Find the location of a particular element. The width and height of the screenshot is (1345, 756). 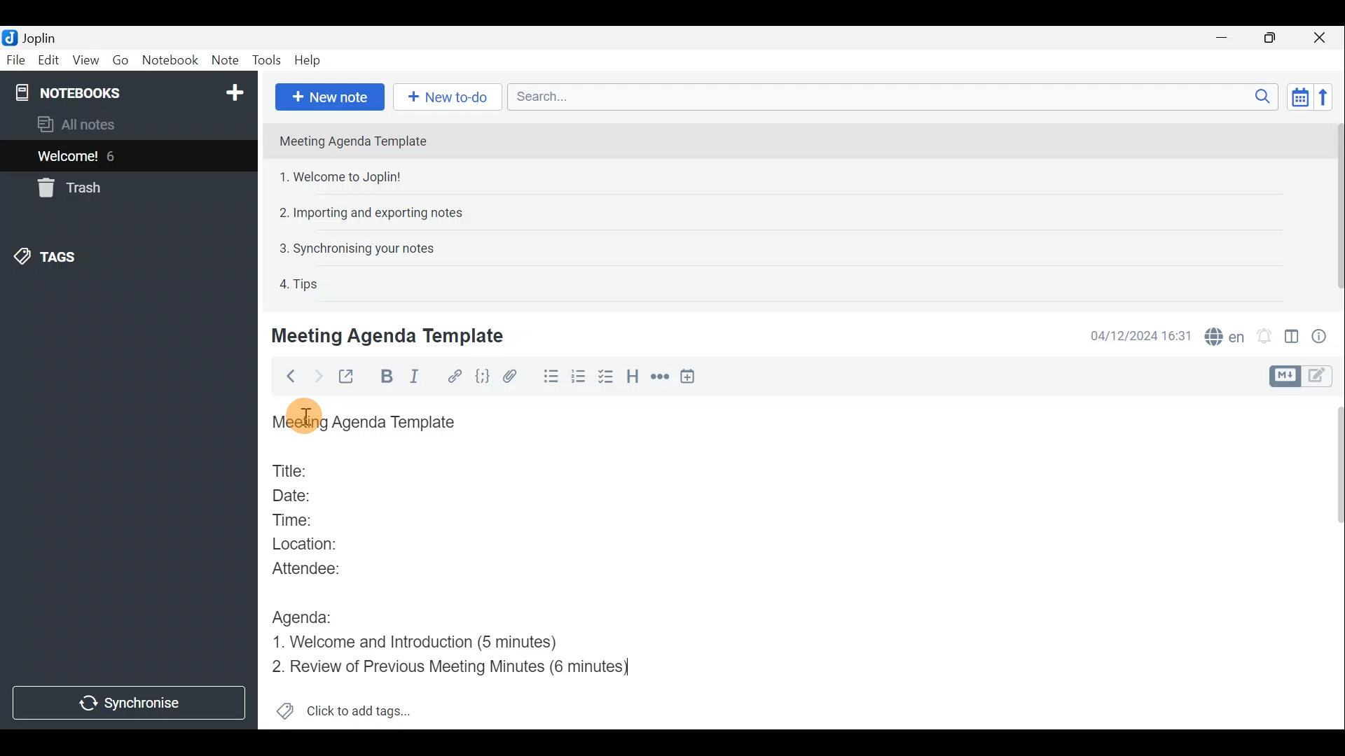

Toggle external editing is located at coordinates (350, 377).